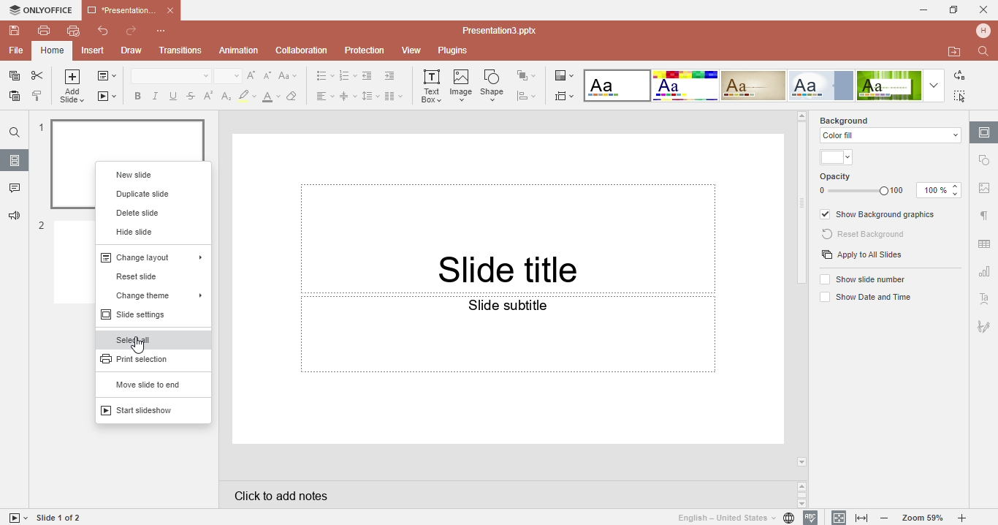  Describe the element at coordinates (191, 95) in the screenshot. I see `Strikethrough` at that location.